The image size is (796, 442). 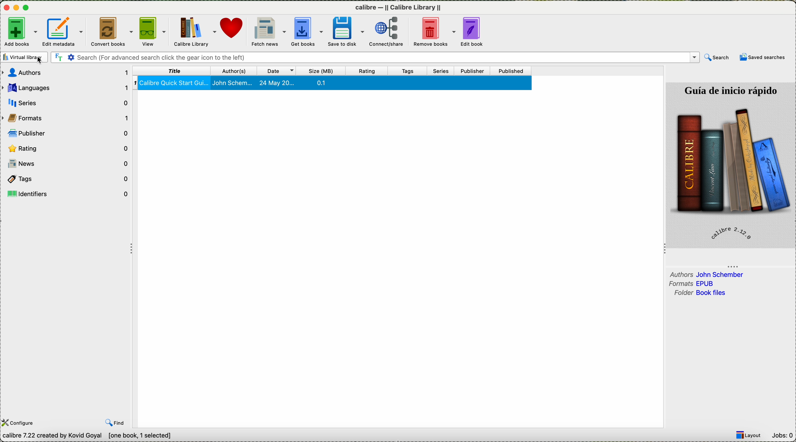 What do you see at coordinates (64, 32) in the screenshot?
I see `edit metadata` at bounding box center [64, 32].